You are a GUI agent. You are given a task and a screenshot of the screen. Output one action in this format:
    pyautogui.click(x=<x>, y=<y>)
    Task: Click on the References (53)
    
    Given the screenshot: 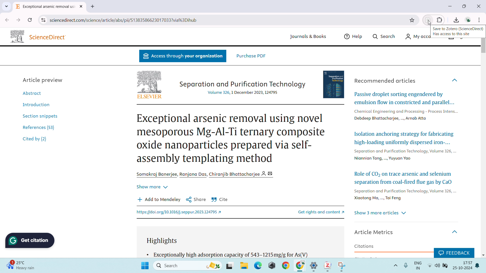 What is the action you would take?
    pyautogui.click(x=40, y=127)
    